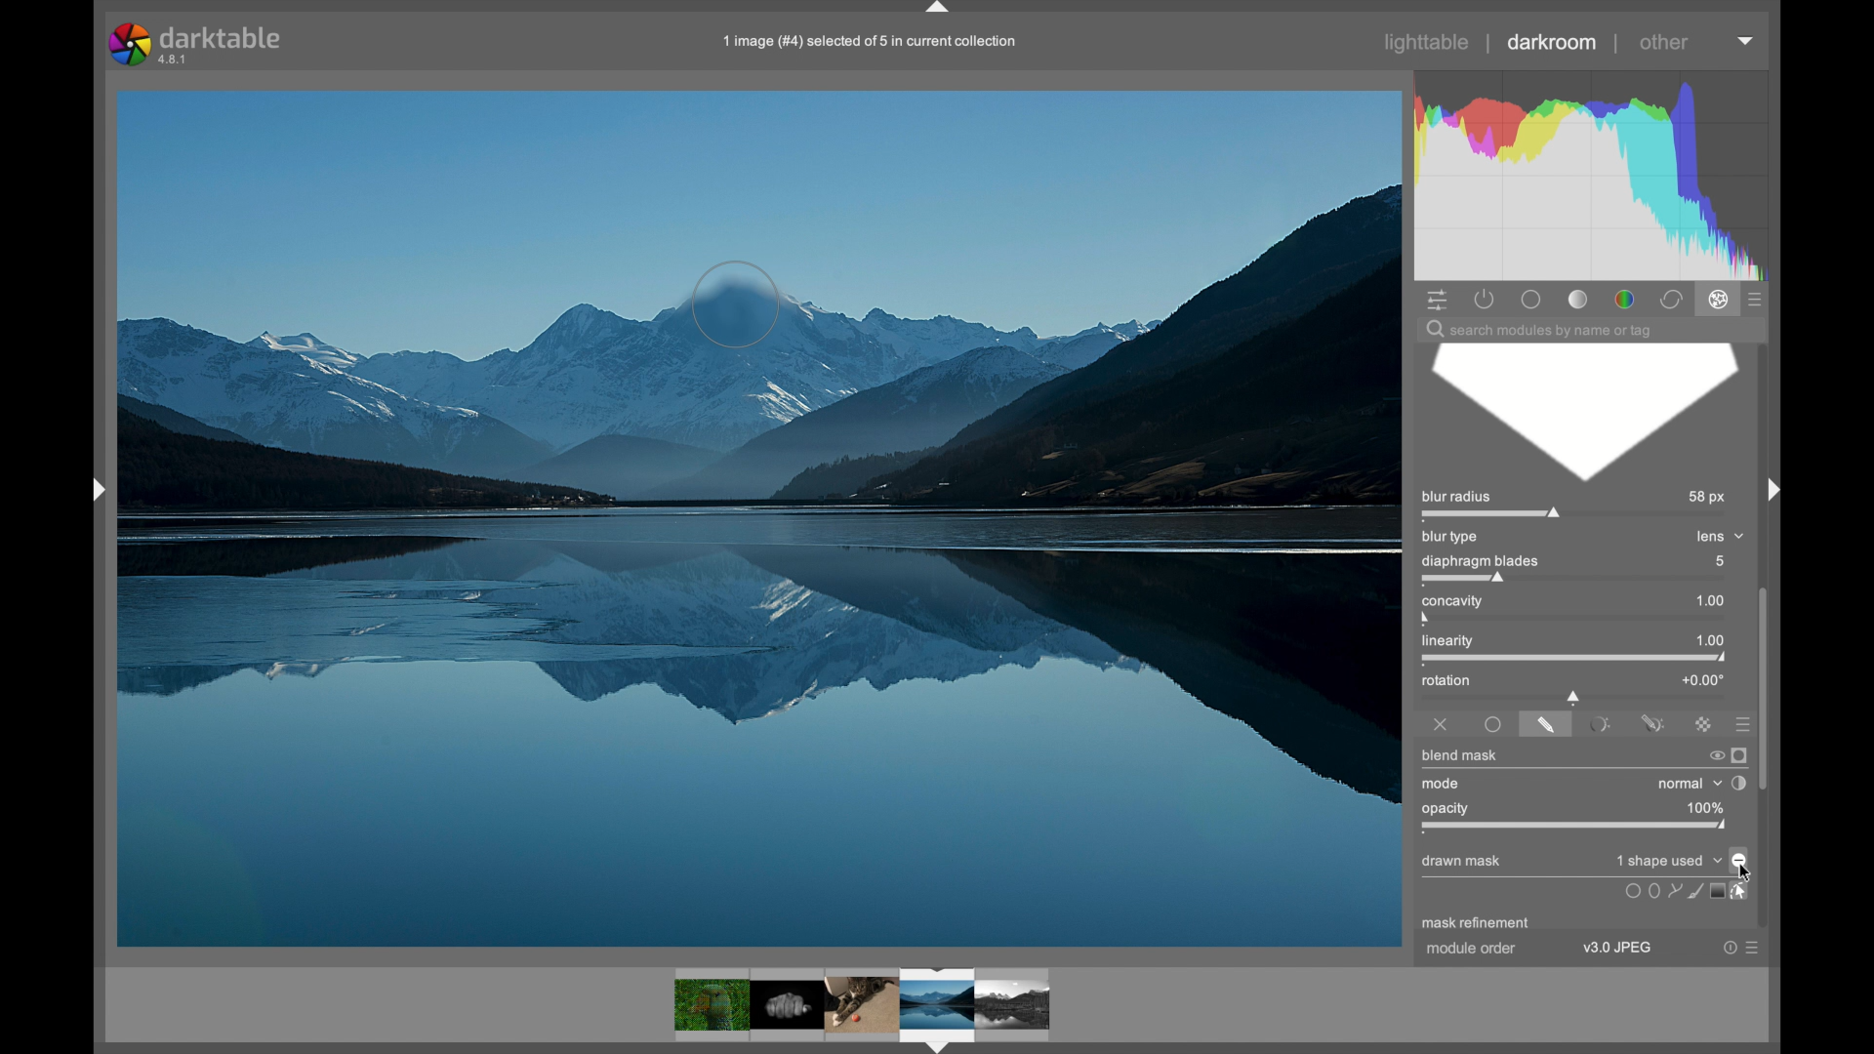  Describe the element at coordinates (1553, 42) in the screenshot. I see `darkroom` at that location.